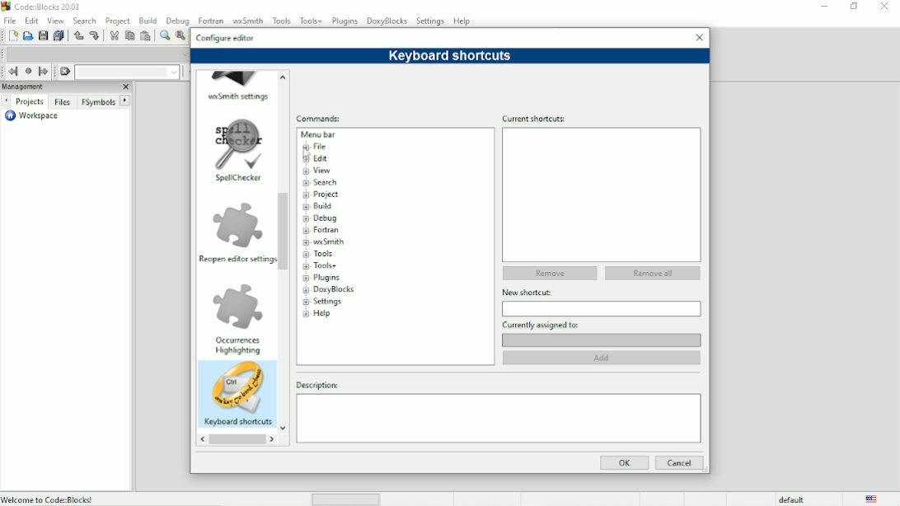 The height and width of the screenshot is (506, 900). I want to click on Minimize, so click(821, 7).